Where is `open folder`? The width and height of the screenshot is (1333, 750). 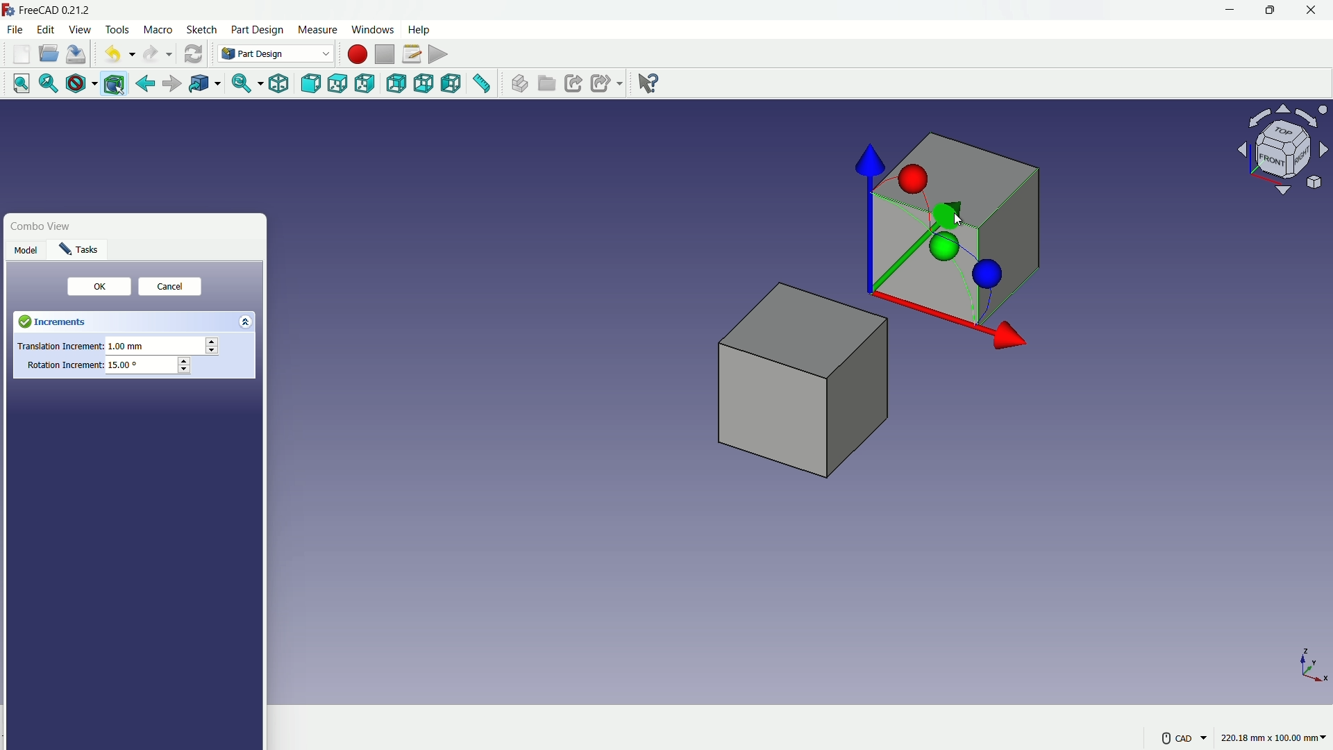 open folder is located at coordinates (49, 54).